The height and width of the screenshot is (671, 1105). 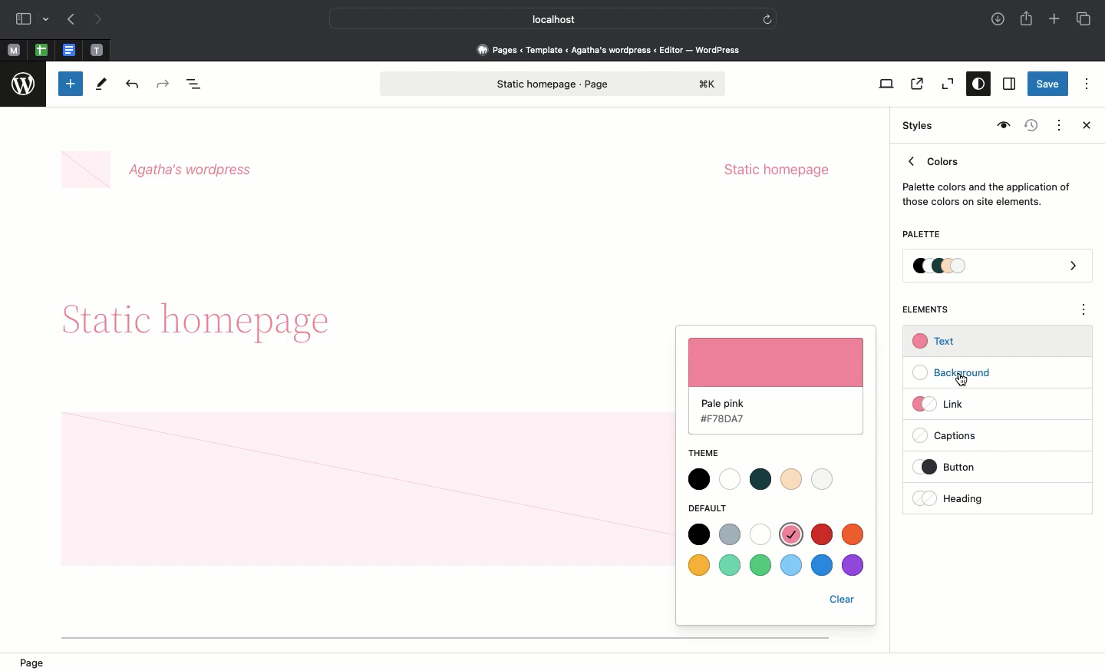 What do you see at coordinates (764, 479) in the screenshot?
I see `Theme colors` at bounding box center [764, 479].